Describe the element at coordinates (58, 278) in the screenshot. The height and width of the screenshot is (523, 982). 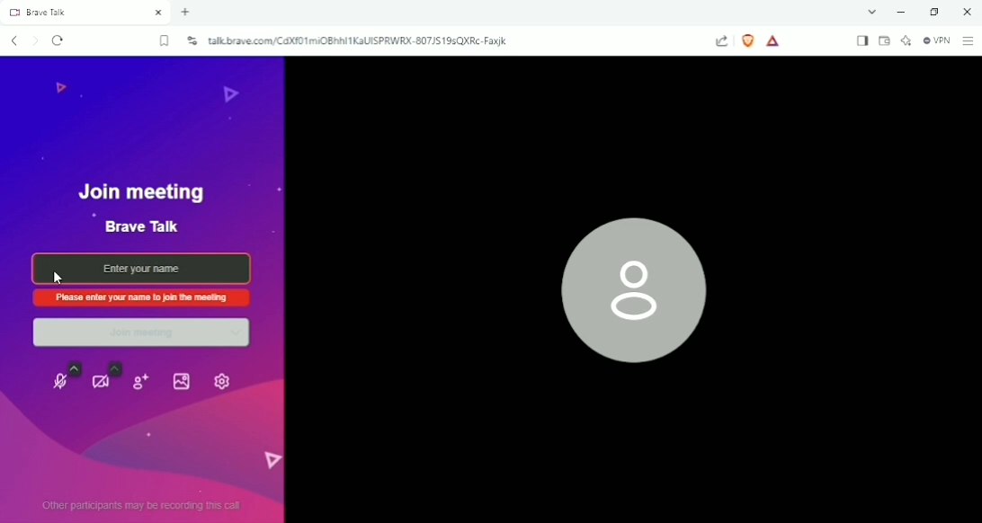
I see `pointer cursor` at that location.